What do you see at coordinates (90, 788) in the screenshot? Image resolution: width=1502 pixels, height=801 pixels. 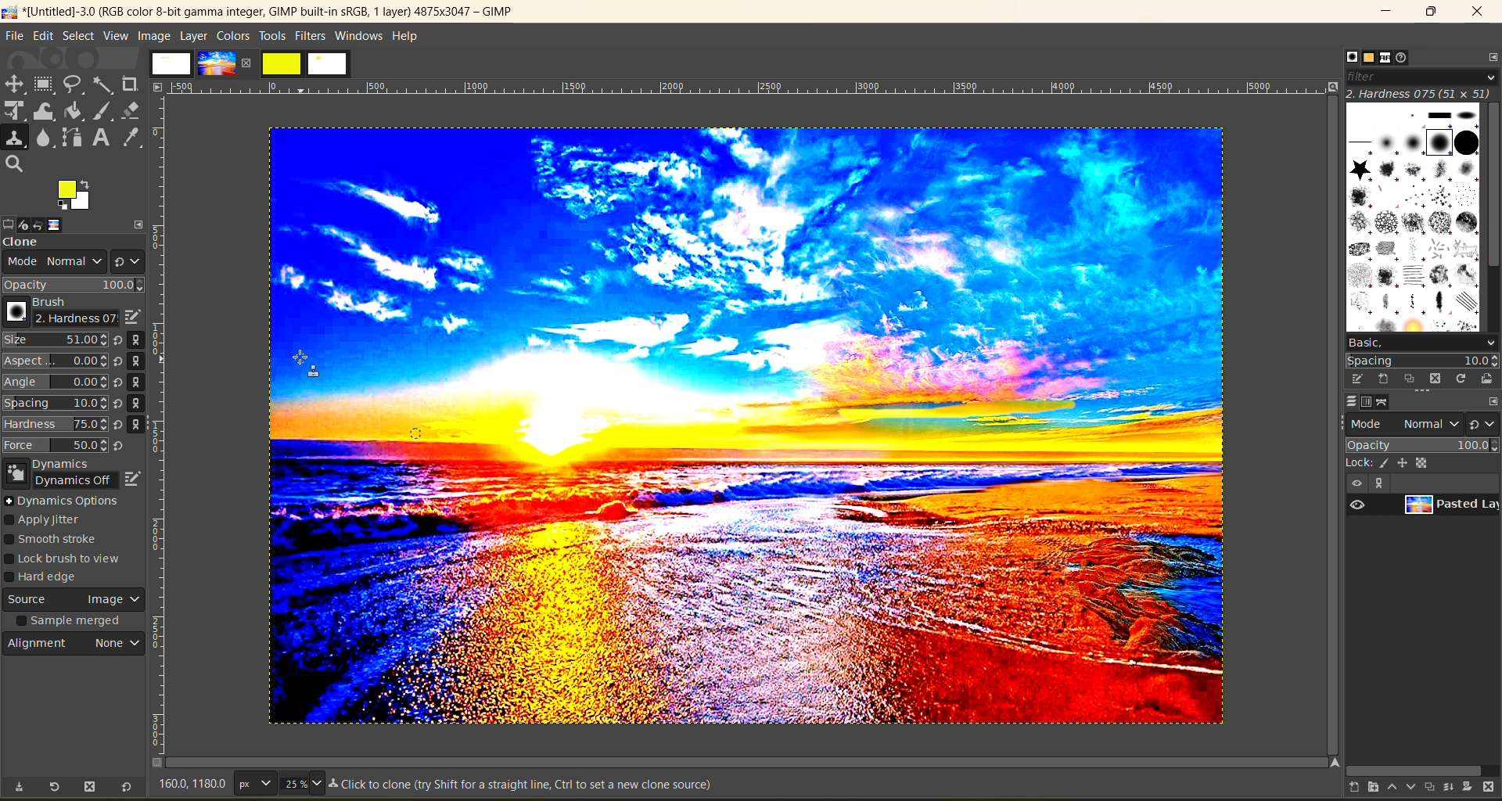 I see `delete tool preset` at bounding box center [90, 788].